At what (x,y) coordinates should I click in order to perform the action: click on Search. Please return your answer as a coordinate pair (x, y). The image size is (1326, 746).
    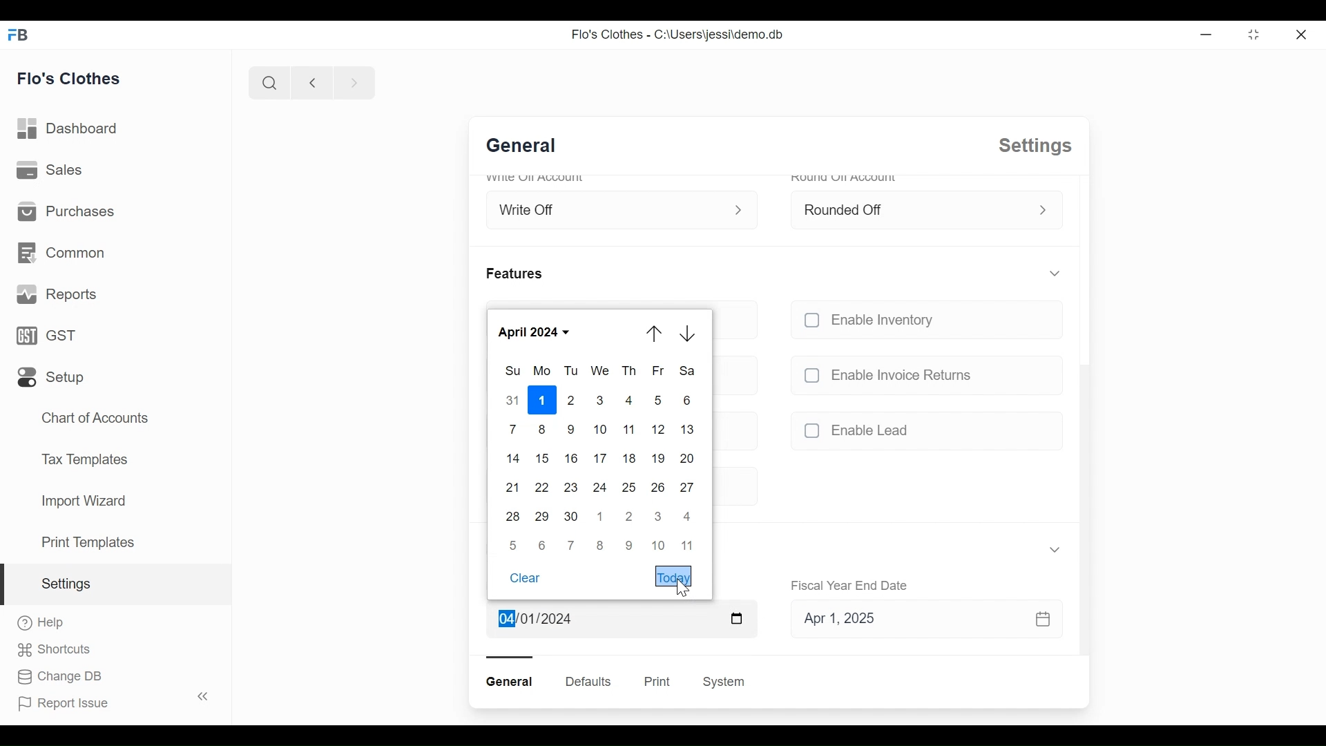
    Looking at the image, I should click on (267, 83).